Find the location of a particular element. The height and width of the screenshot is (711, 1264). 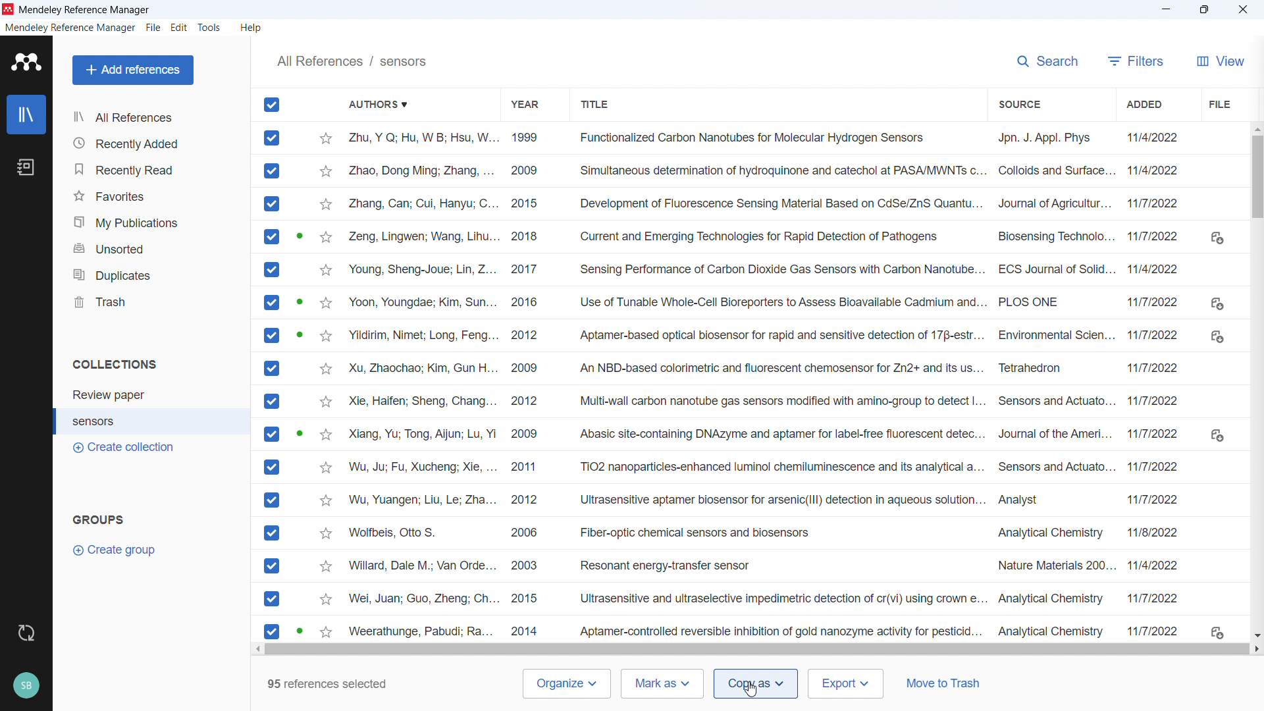

mendeley reference manager is located at coordinates (69, 28).